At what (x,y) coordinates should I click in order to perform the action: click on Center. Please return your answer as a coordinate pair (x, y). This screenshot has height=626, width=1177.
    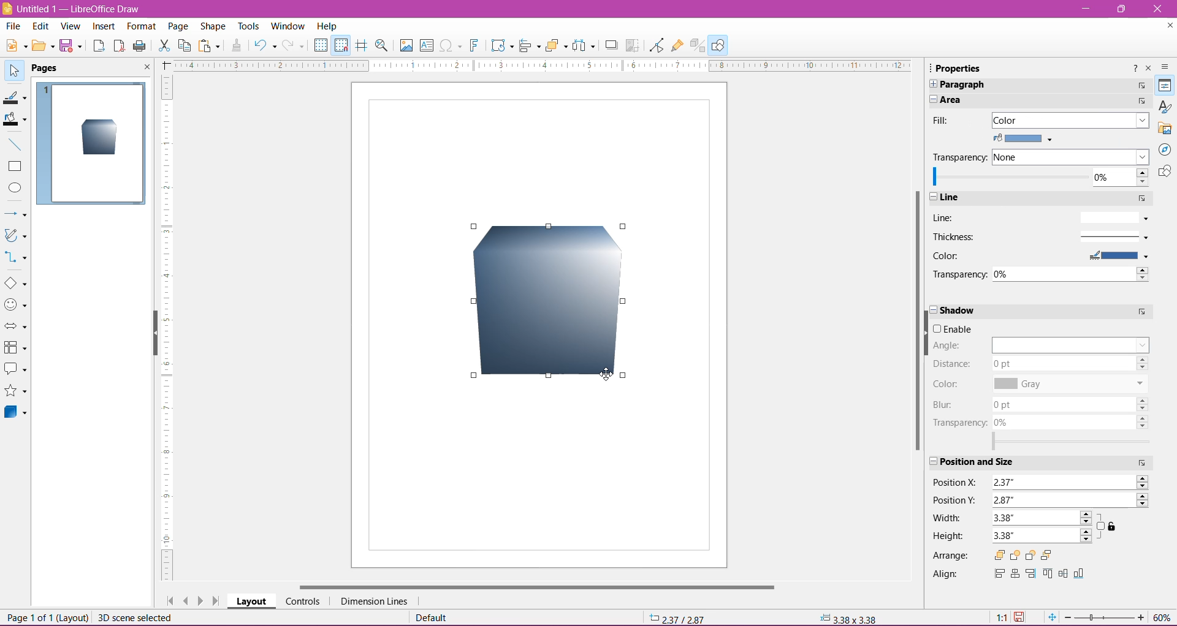
    Looking at the image, I should click on (1064, 574).